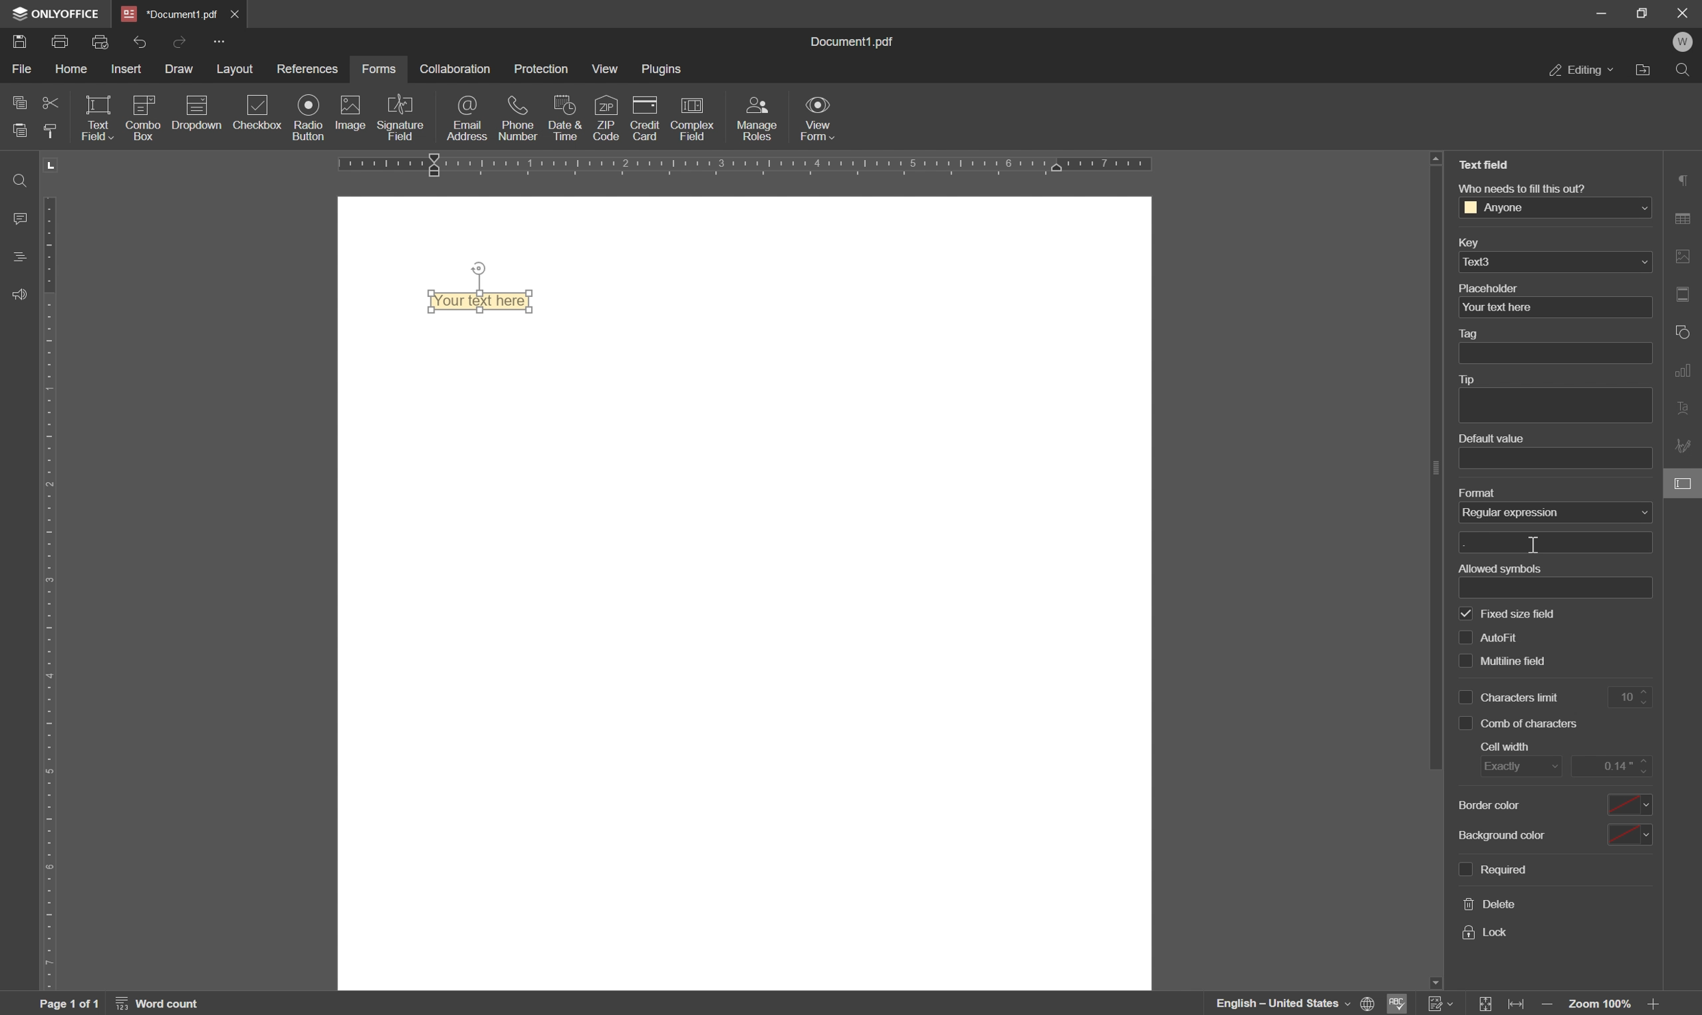  Describe the element at coordinates (308, 68) in the screenshot. I see `references` at that location.